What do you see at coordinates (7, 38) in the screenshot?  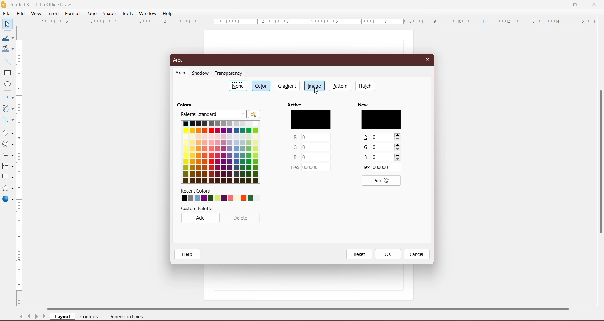 I see `Line Color` at bounding box center [7, 38].